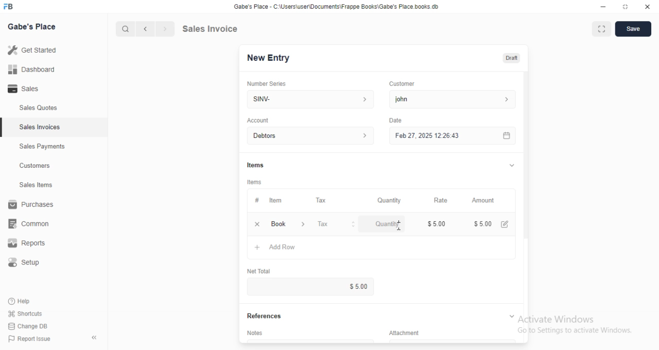 The height and width of the screenshot is (350, 659). What do you see at coordinates (33, 27) in the screenshot?
I see `Gabe's Place` at bounding box center [33, 27].